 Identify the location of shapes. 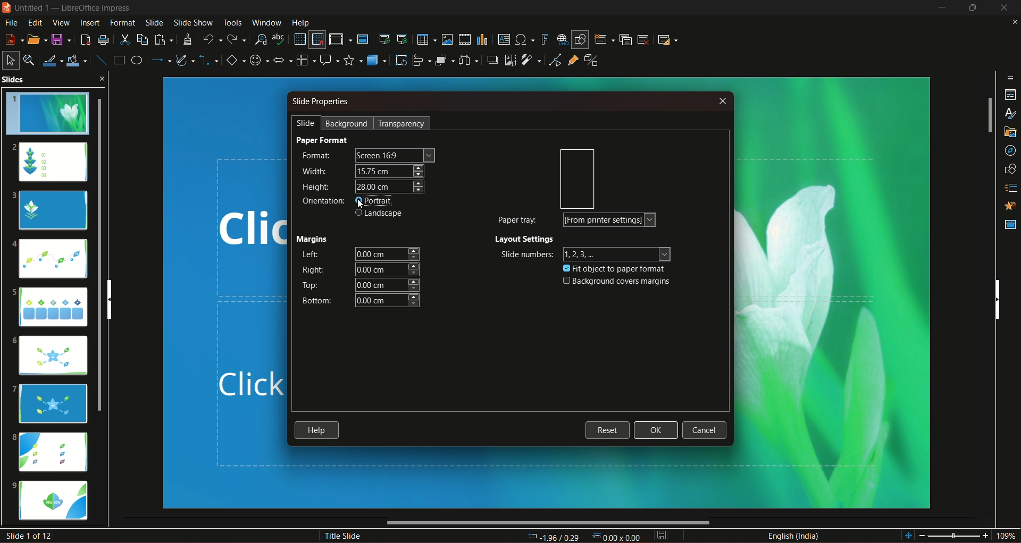
(1009, 169).